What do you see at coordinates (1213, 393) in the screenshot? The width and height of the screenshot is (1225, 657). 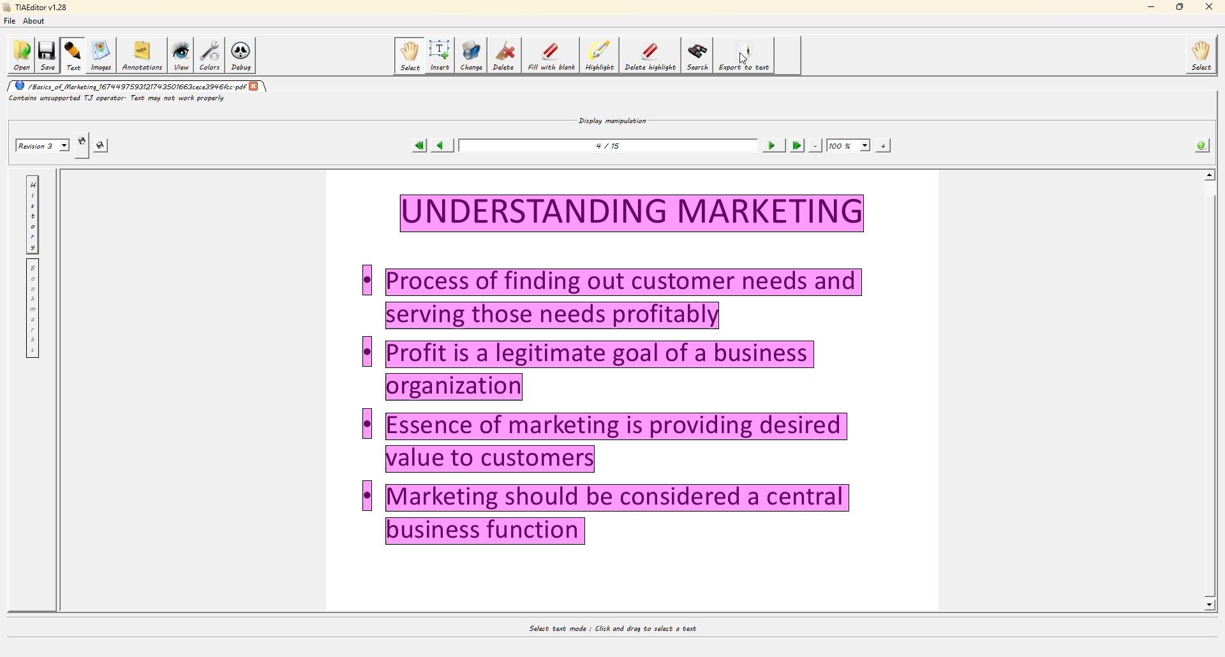 I see `slidebar` at bounding box center [1213, 393].